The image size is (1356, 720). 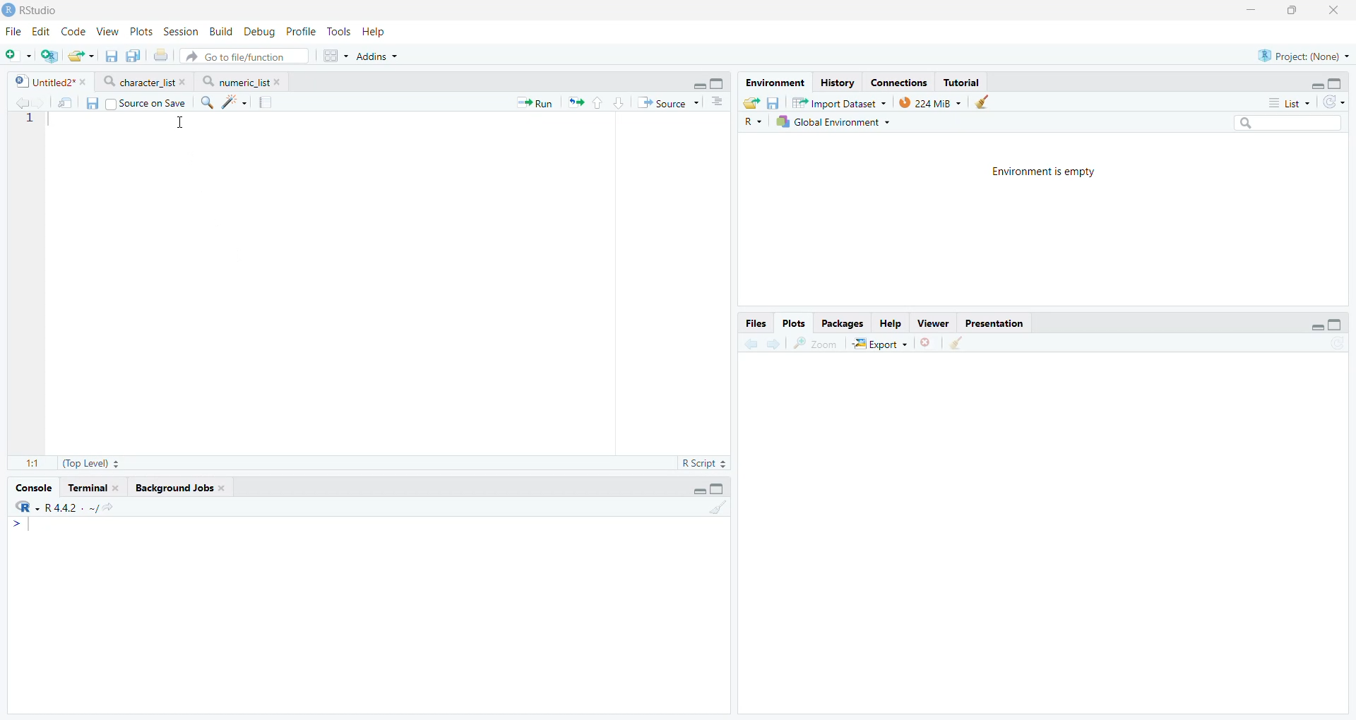 What do you see at coordinates (332, 284) in the screenshot?
I see `Code editor` at bounding box center [332, 284].